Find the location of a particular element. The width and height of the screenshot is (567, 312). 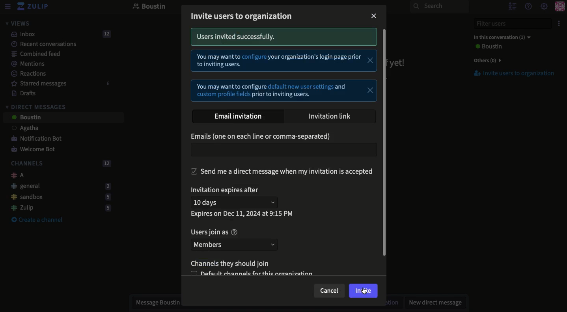

Email  is located at coordinates (263, 136).